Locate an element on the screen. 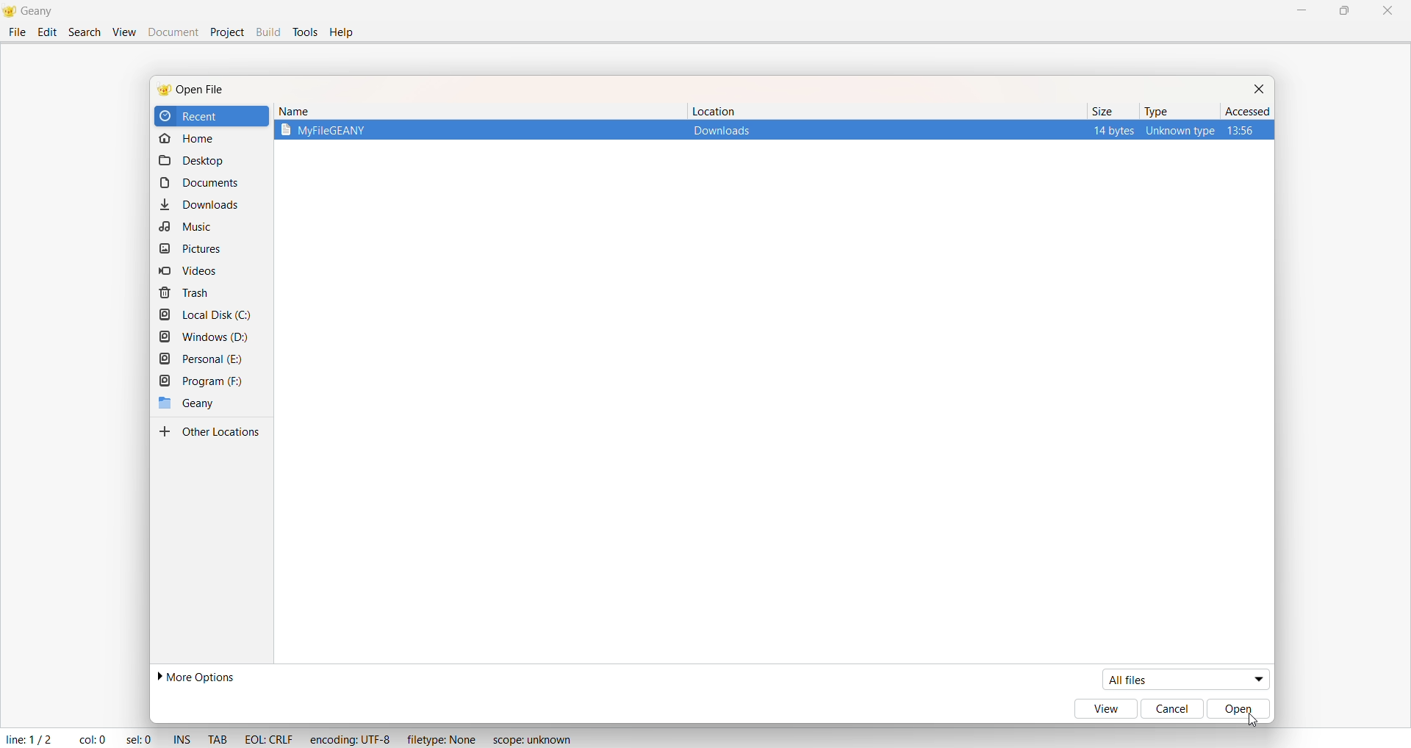 This screenshot has height=748, width=1411. Title is located at coordinates (41, 12).